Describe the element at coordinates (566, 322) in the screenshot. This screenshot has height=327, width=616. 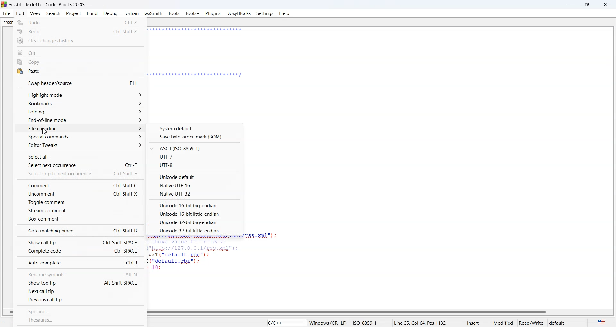
I see `default` at that location.